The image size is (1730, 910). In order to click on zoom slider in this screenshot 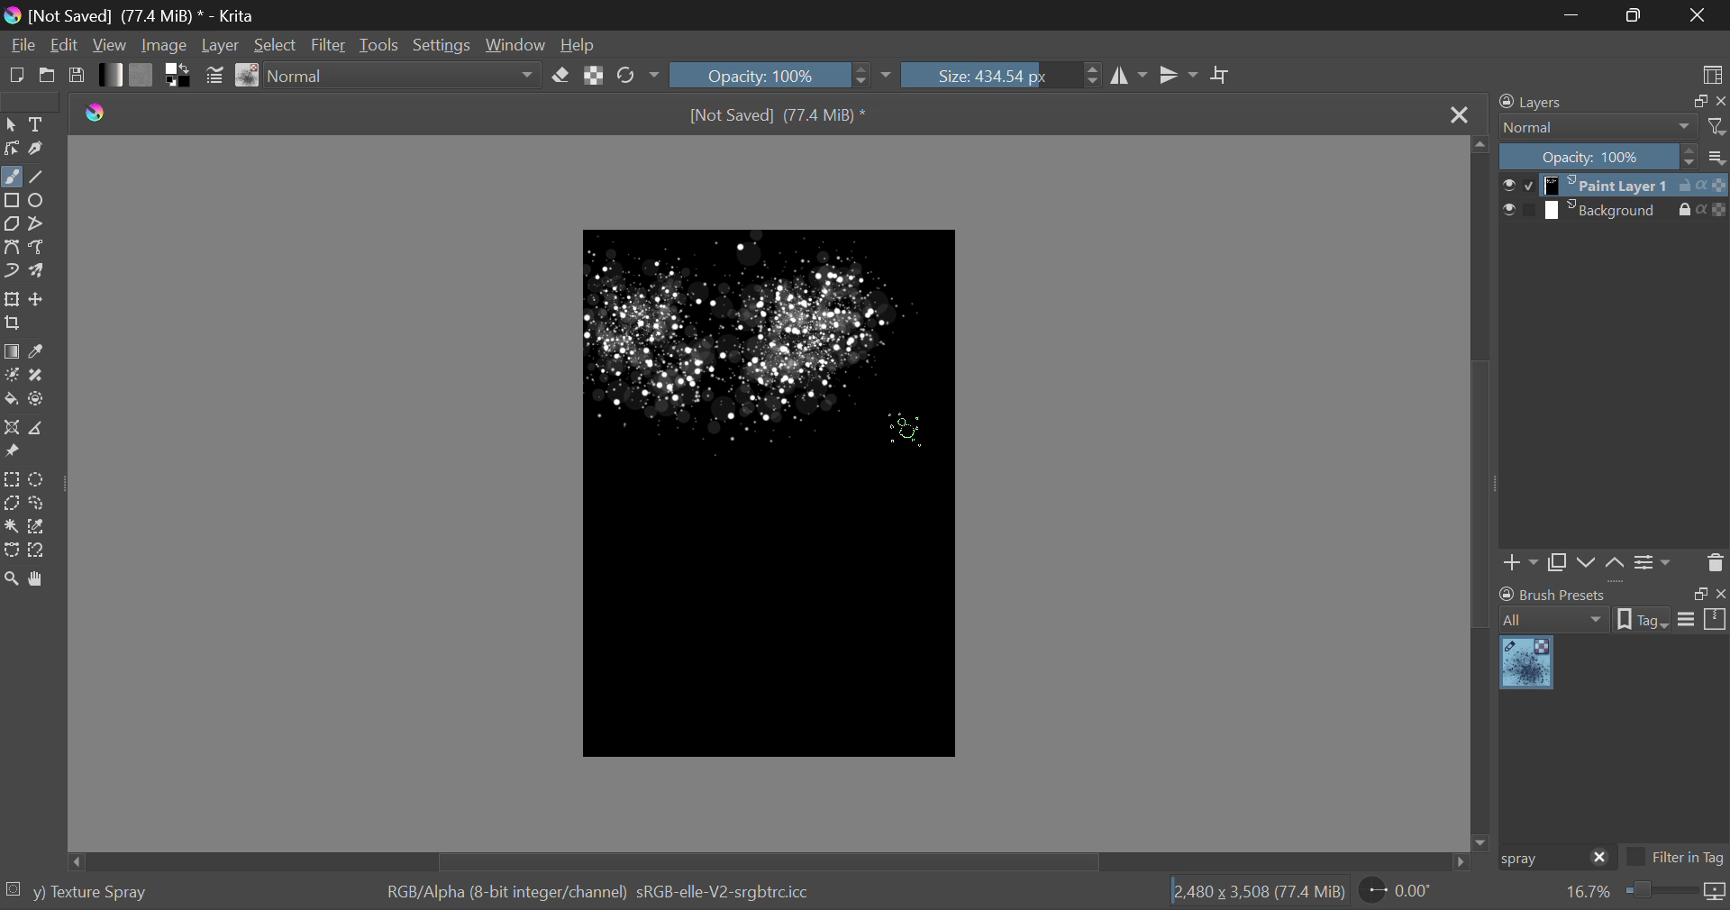, I will do `click(1659, 892)`.